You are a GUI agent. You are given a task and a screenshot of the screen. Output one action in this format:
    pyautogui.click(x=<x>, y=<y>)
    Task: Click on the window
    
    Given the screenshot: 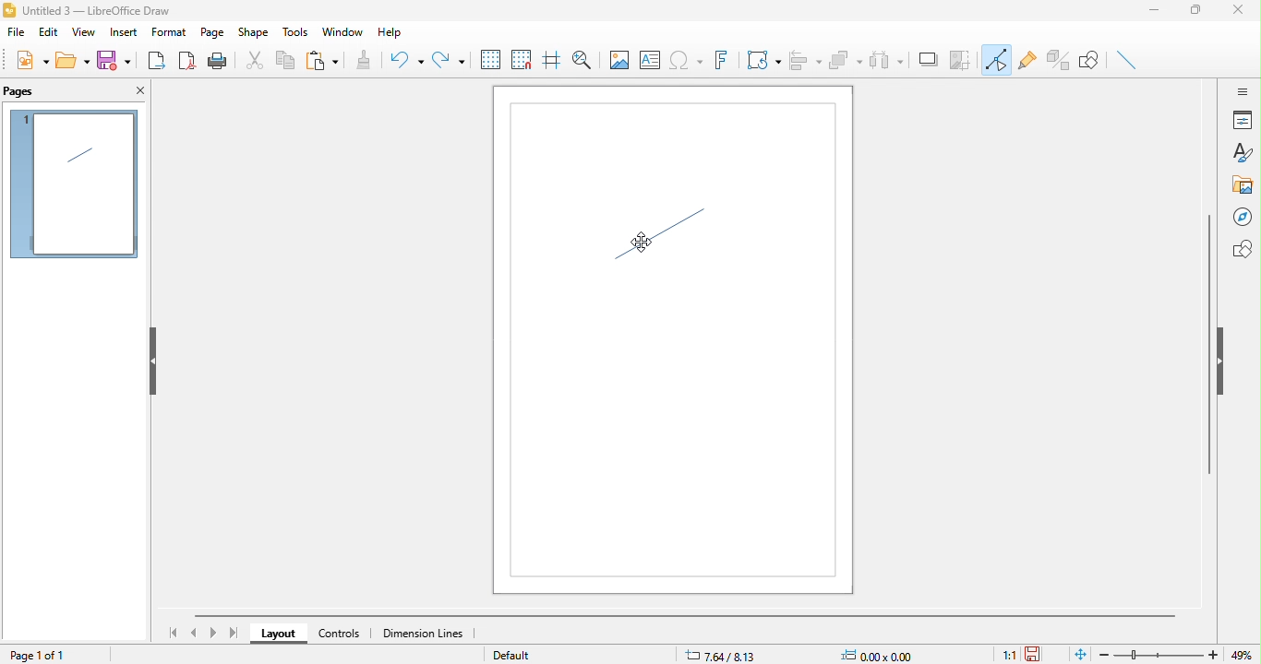 What is the action you would take?
    pyautogui.click(x=340, y=33)
    